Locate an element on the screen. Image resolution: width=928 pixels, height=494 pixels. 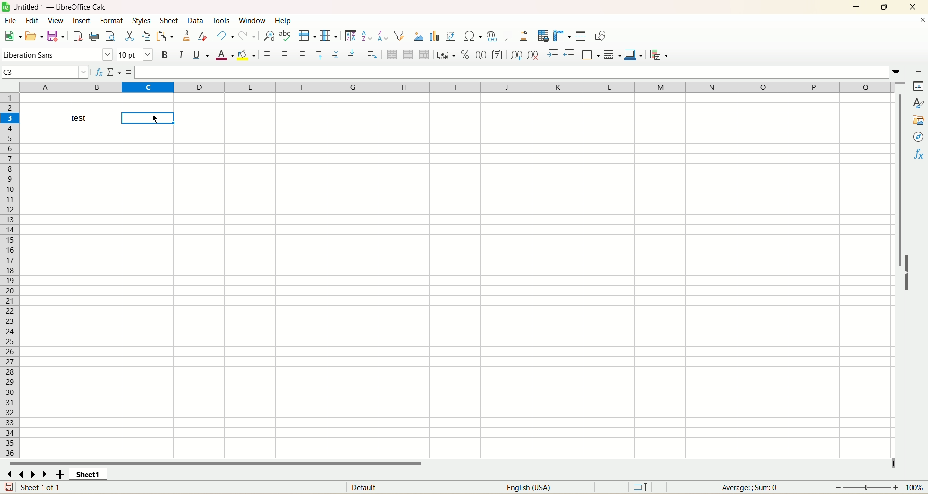
sheet is located at coordinates (170, 20).